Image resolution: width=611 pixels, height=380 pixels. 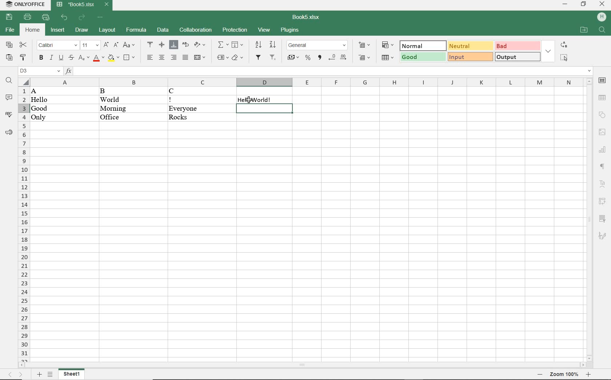 I want to click on FILE, so click(x=11, y=31).